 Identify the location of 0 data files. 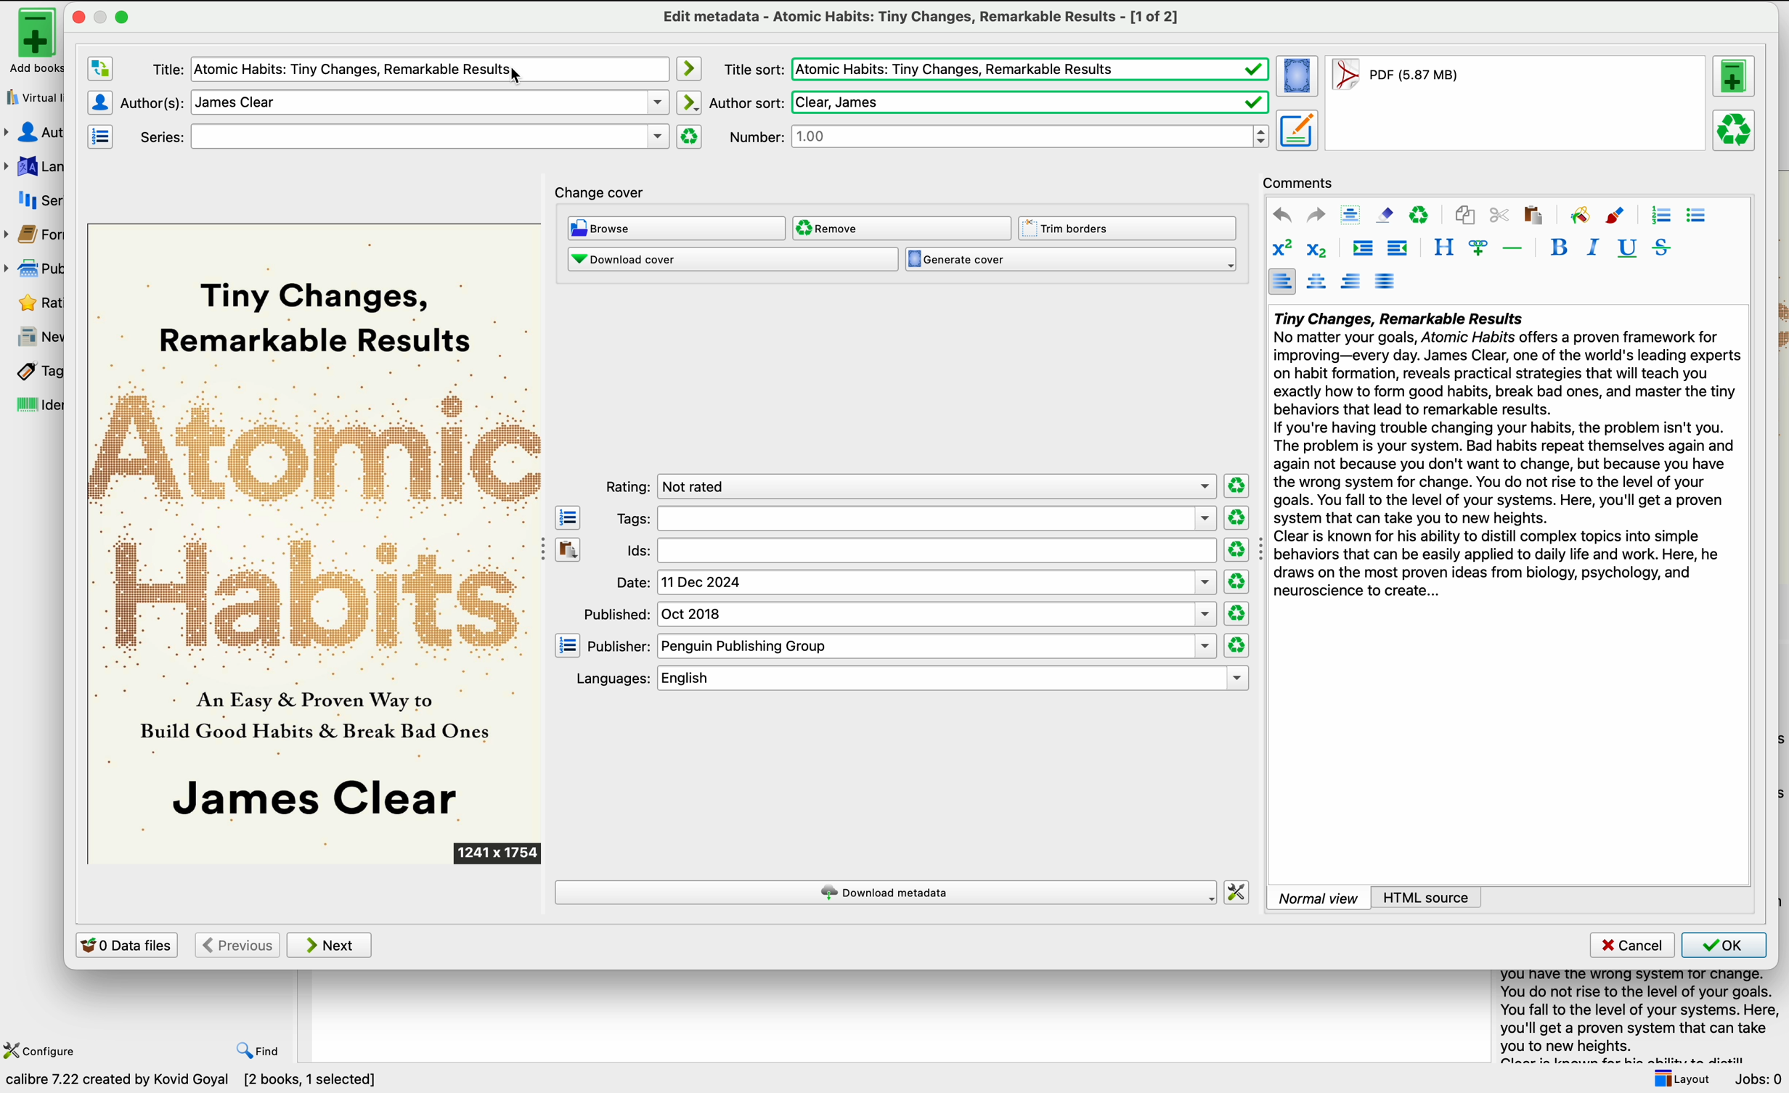
(126, 944).